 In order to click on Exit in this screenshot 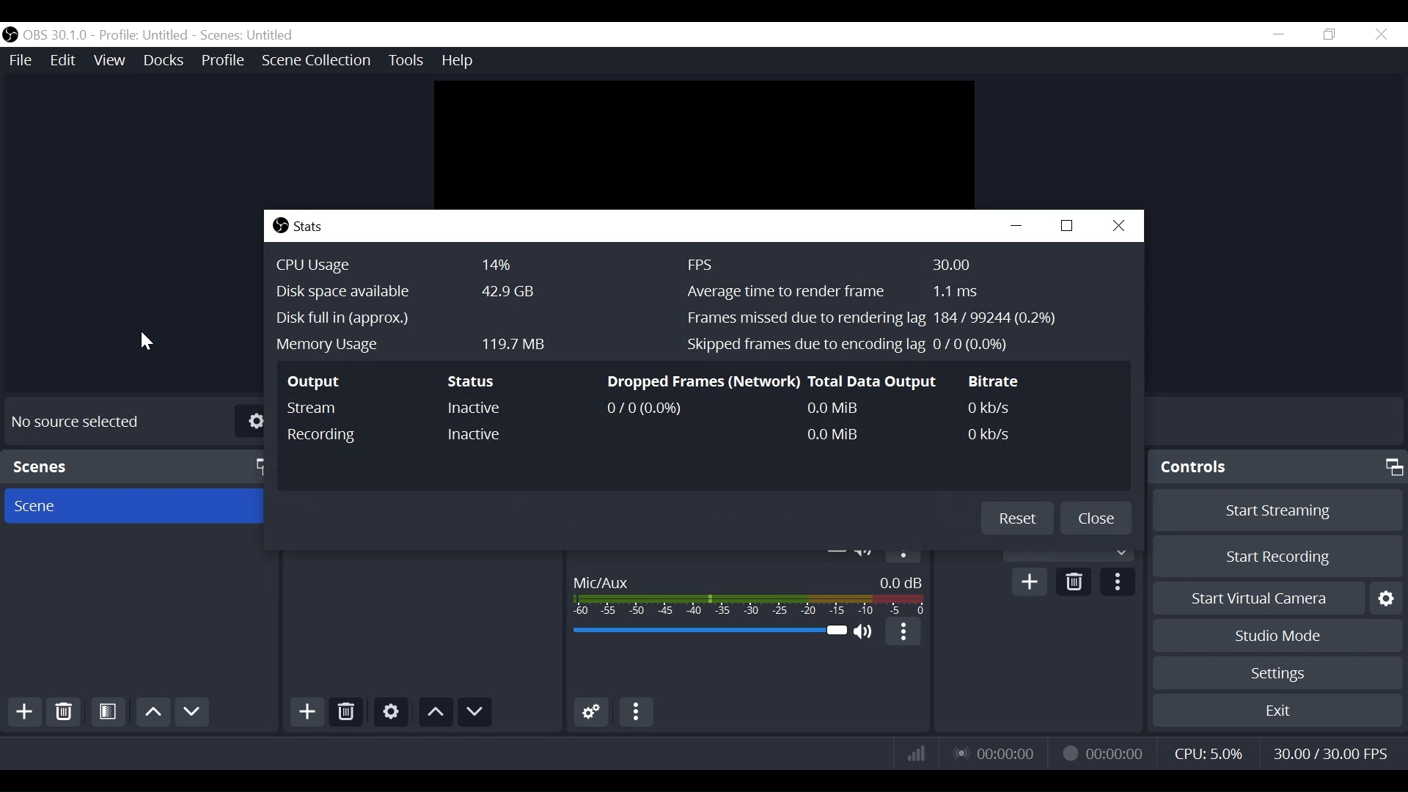, I will do `click(1277, 711)`.